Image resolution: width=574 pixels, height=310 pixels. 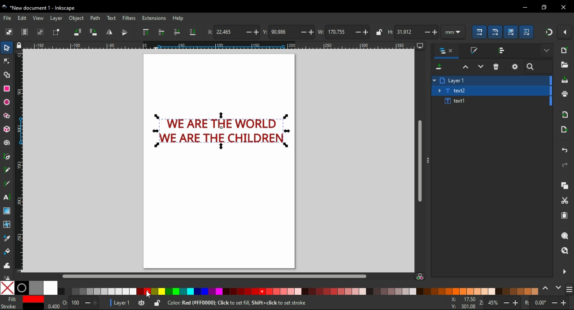 I want to click on more settings, so click(x=546, y=51).